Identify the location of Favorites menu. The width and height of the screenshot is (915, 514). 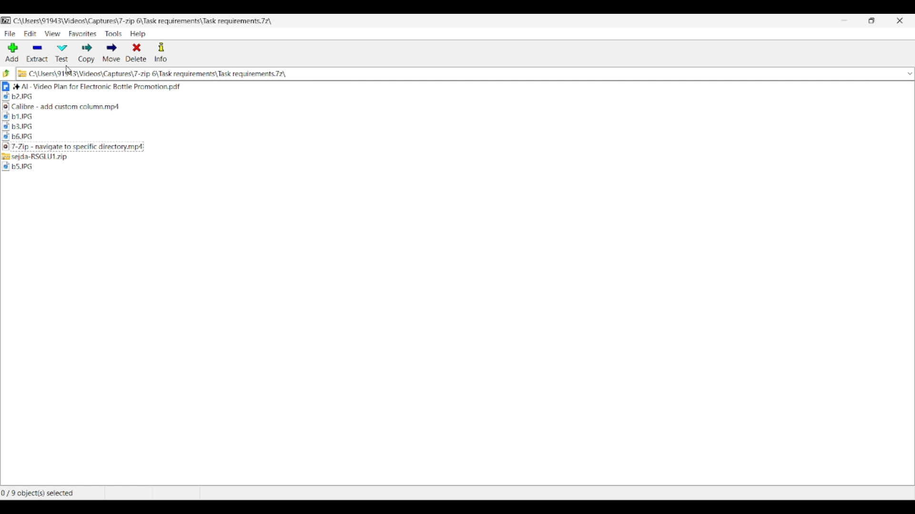
(83, 34).